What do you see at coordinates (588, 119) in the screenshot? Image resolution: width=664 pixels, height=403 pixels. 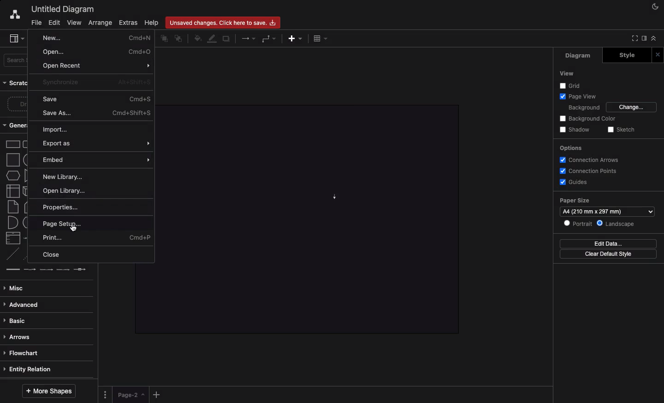 I see `Background color` at bounding box center [588, 119].